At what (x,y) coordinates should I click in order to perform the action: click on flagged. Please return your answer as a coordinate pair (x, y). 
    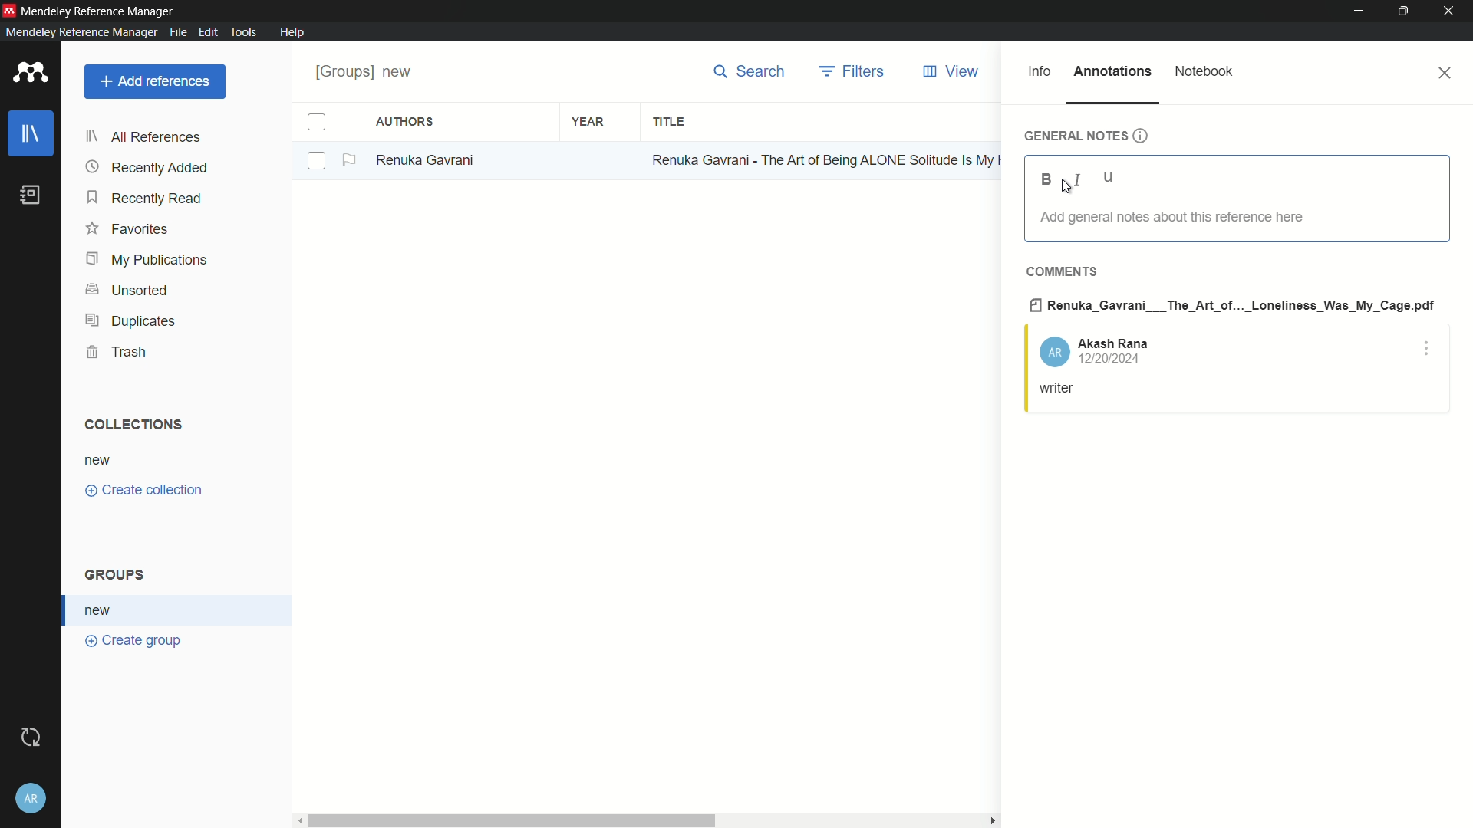
    Looking at the image, I should click on (351, 160).